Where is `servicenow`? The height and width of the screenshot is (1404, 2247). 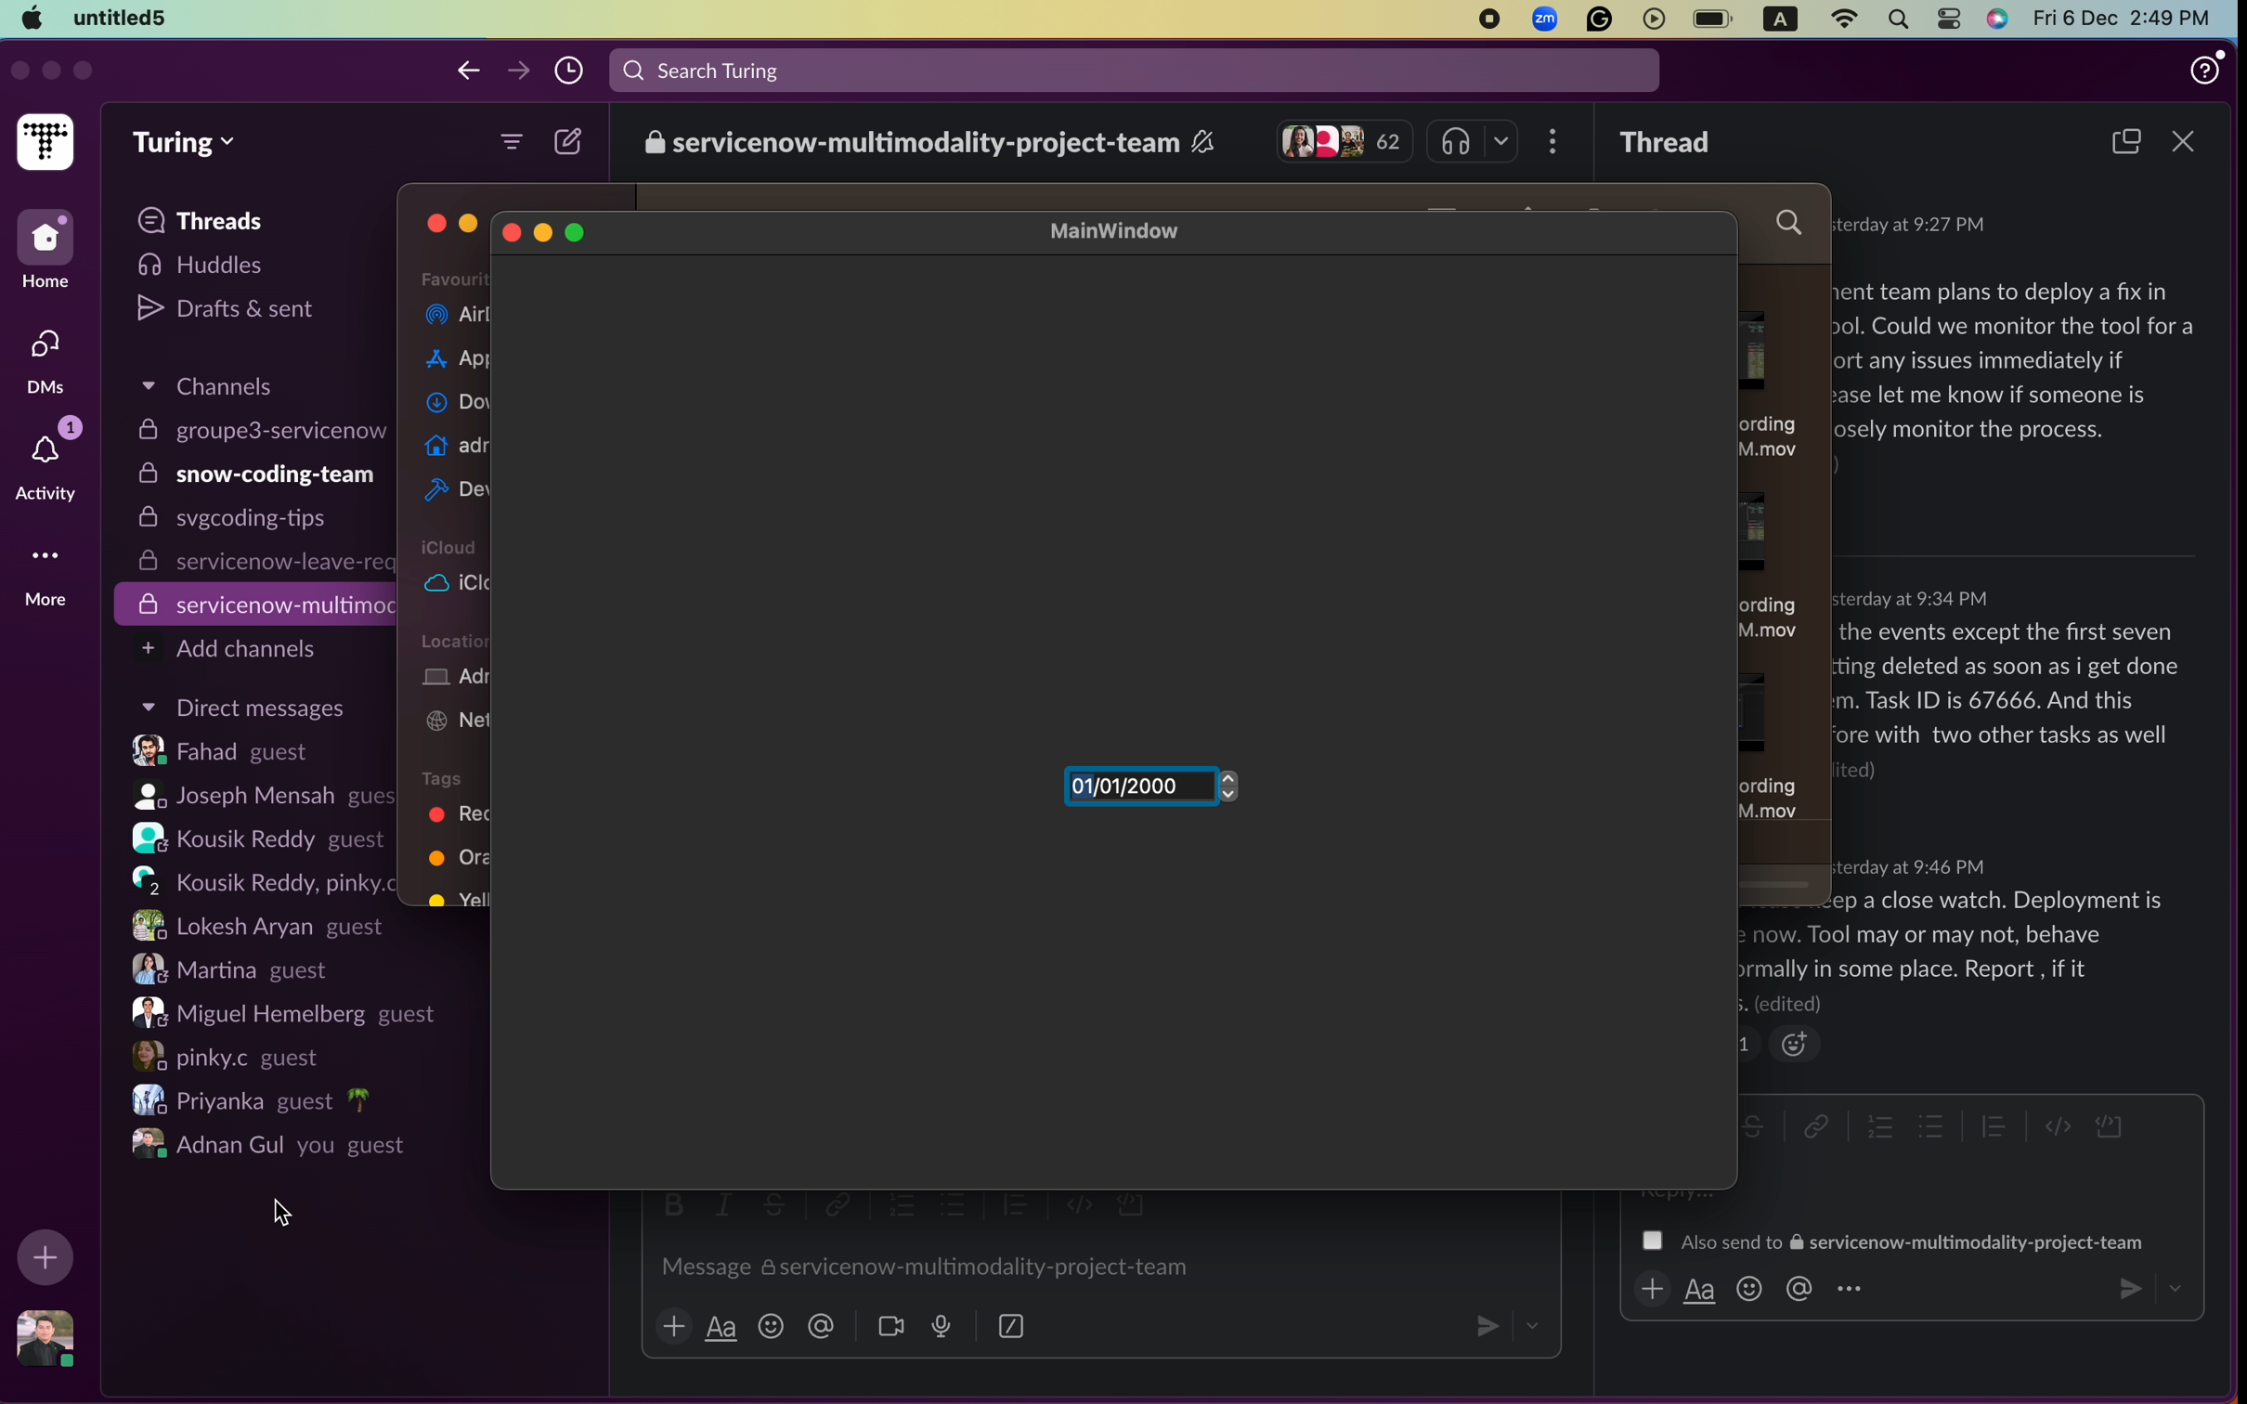
servicenow is located at coordinates (908, 141).